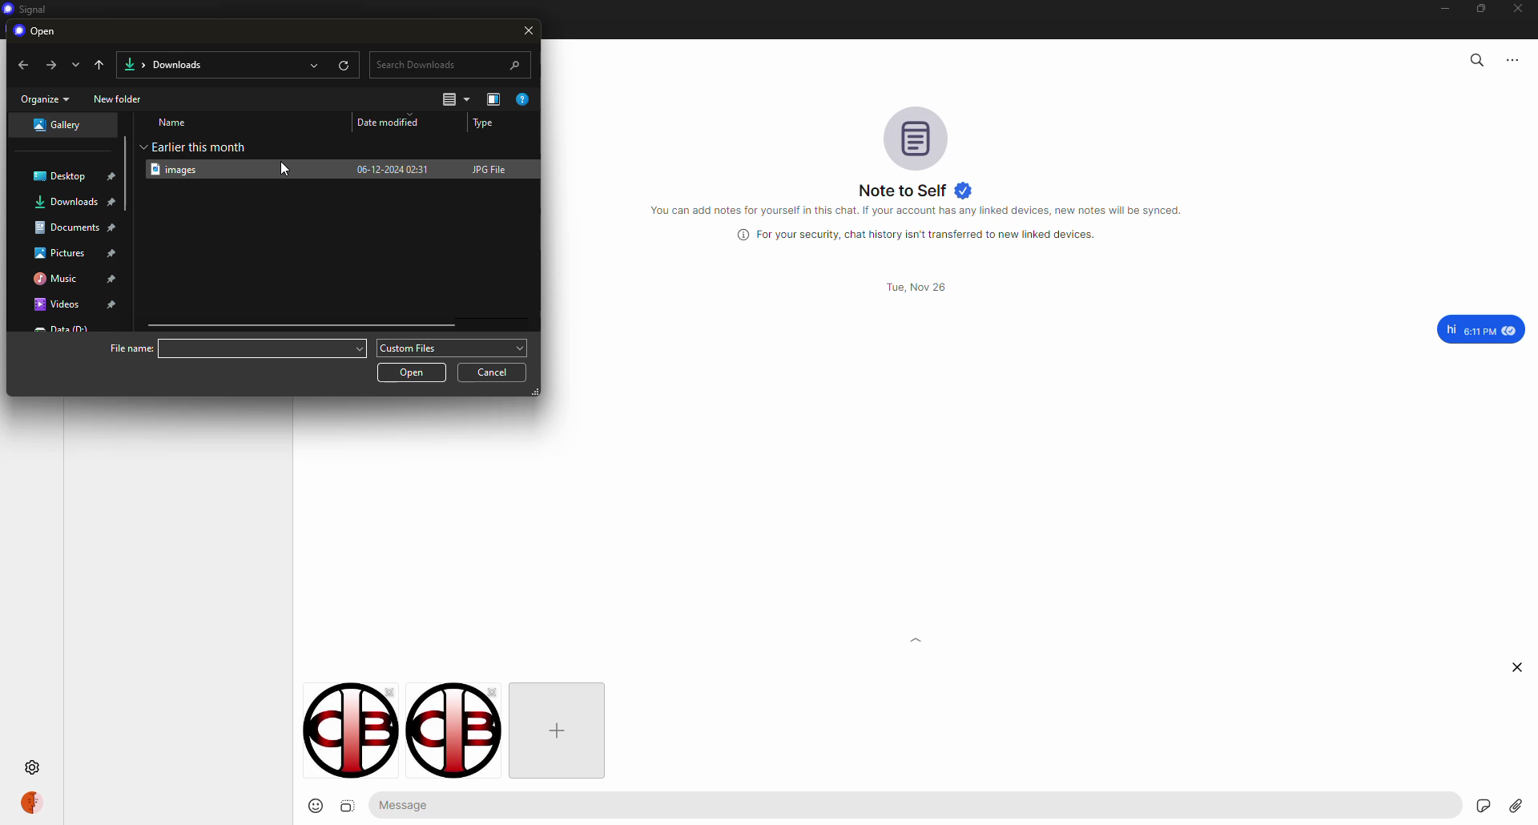  I want to click on location, so click(62, 174).